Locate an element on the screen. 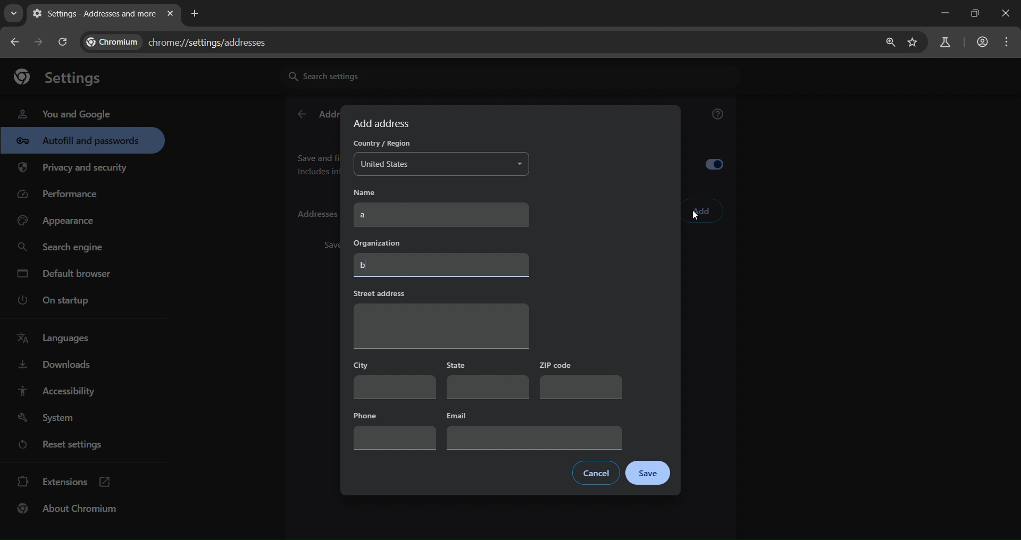 This screenshot has height=540, width=1021. account is located at coordinates (981, 43).